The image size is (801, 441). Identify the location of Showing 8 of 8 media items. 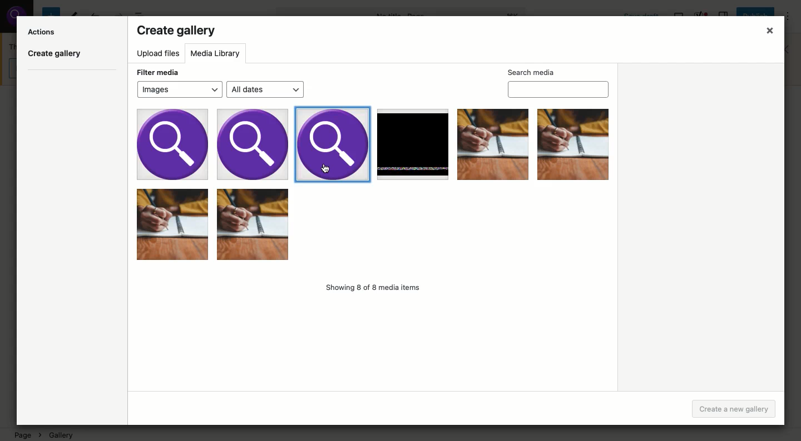
(375, 289).